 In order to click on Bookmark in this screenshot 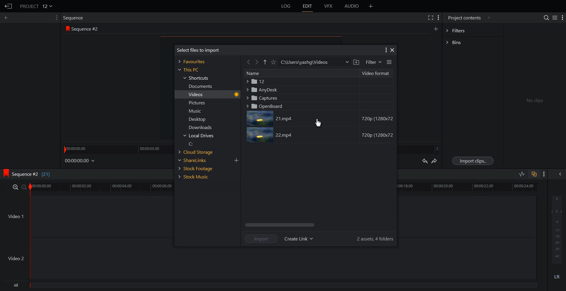, I will do `click(274, 62)`.